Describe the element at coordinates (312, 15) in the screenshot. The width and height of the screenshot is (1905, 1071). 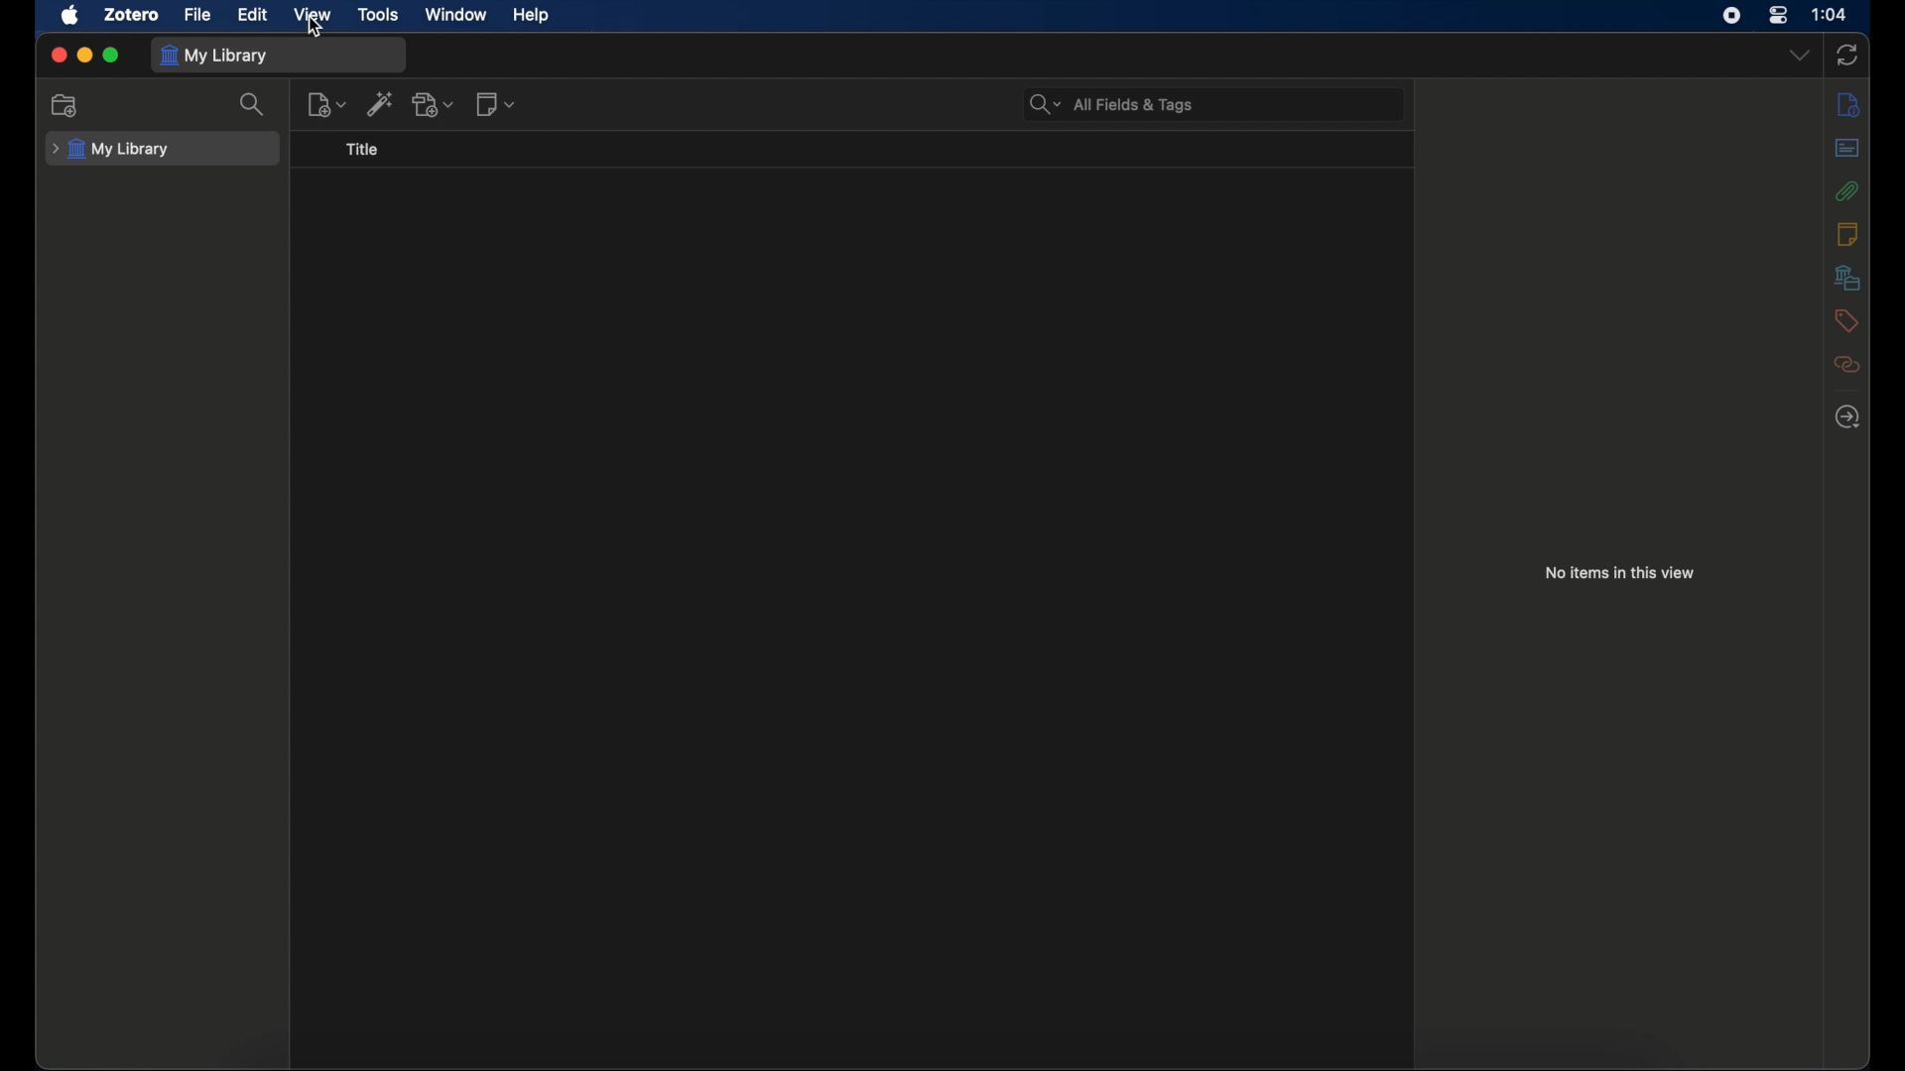
I see `view` at that location.